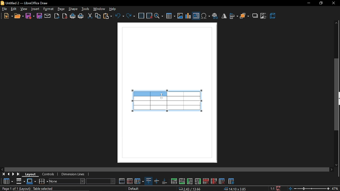 The height and width of the screenshot is (191, 340). What do you see at coordinates (320, 3) in the screenshot?
I see `Restore down` at bounding box center [320, 3].